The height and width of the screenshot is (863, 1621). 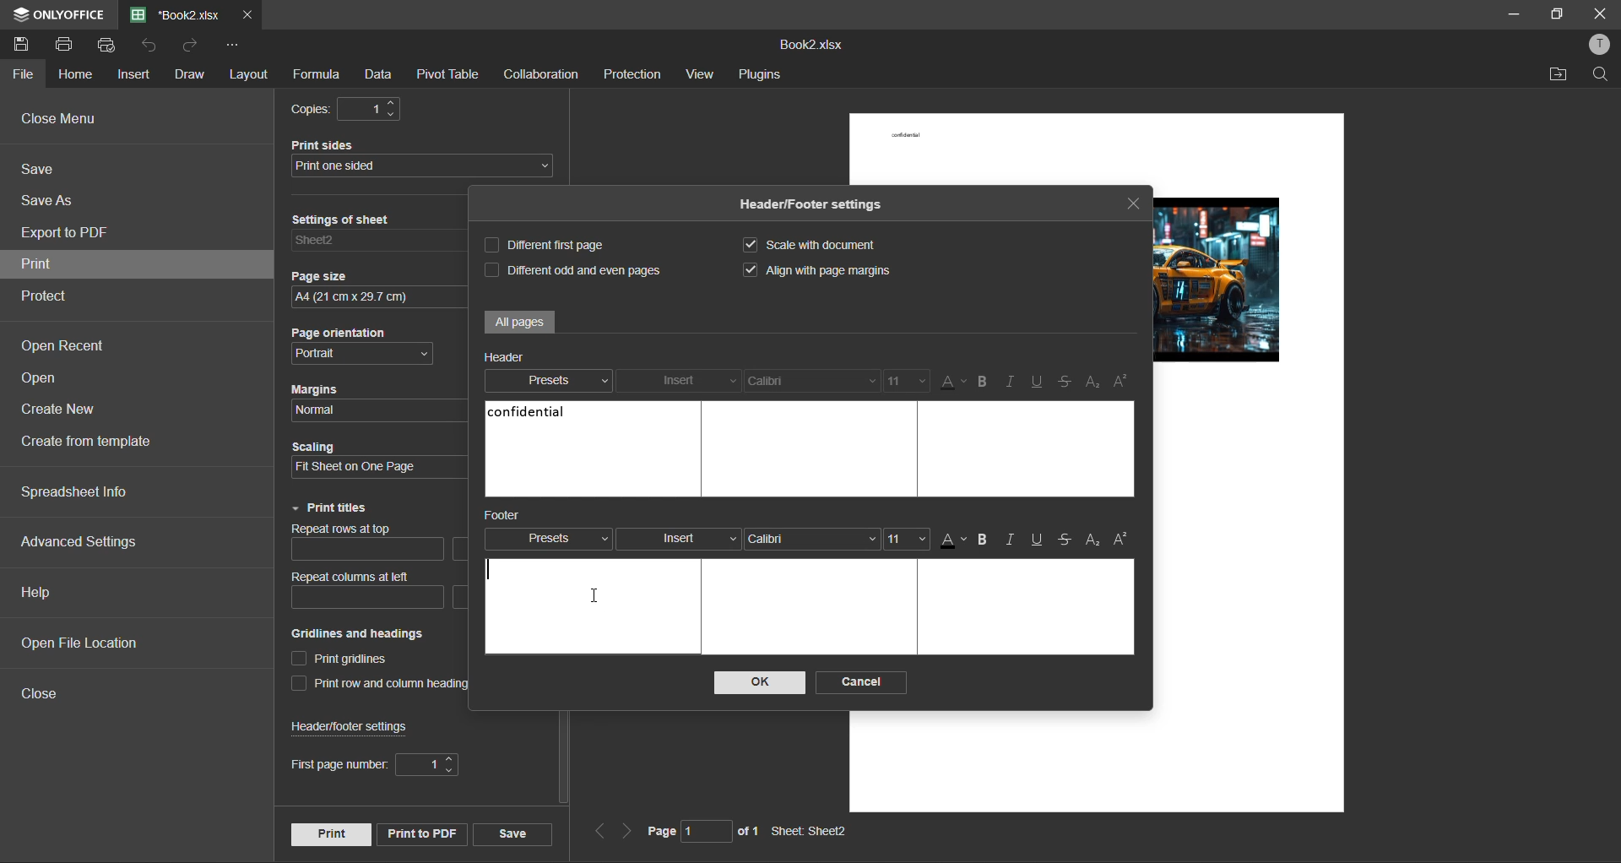 What do you see at coordinates (64, 118) in the screenshot?
I see `close menu` at bounding box center [64, 118].